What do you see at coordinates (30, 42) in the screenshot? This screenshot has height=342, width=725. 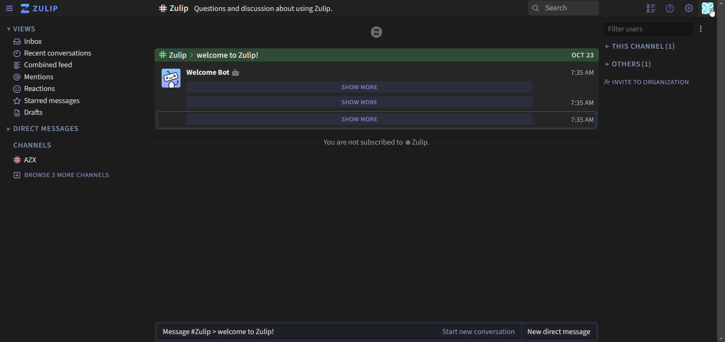 I see `inbox` at bounding box center [30, 42].